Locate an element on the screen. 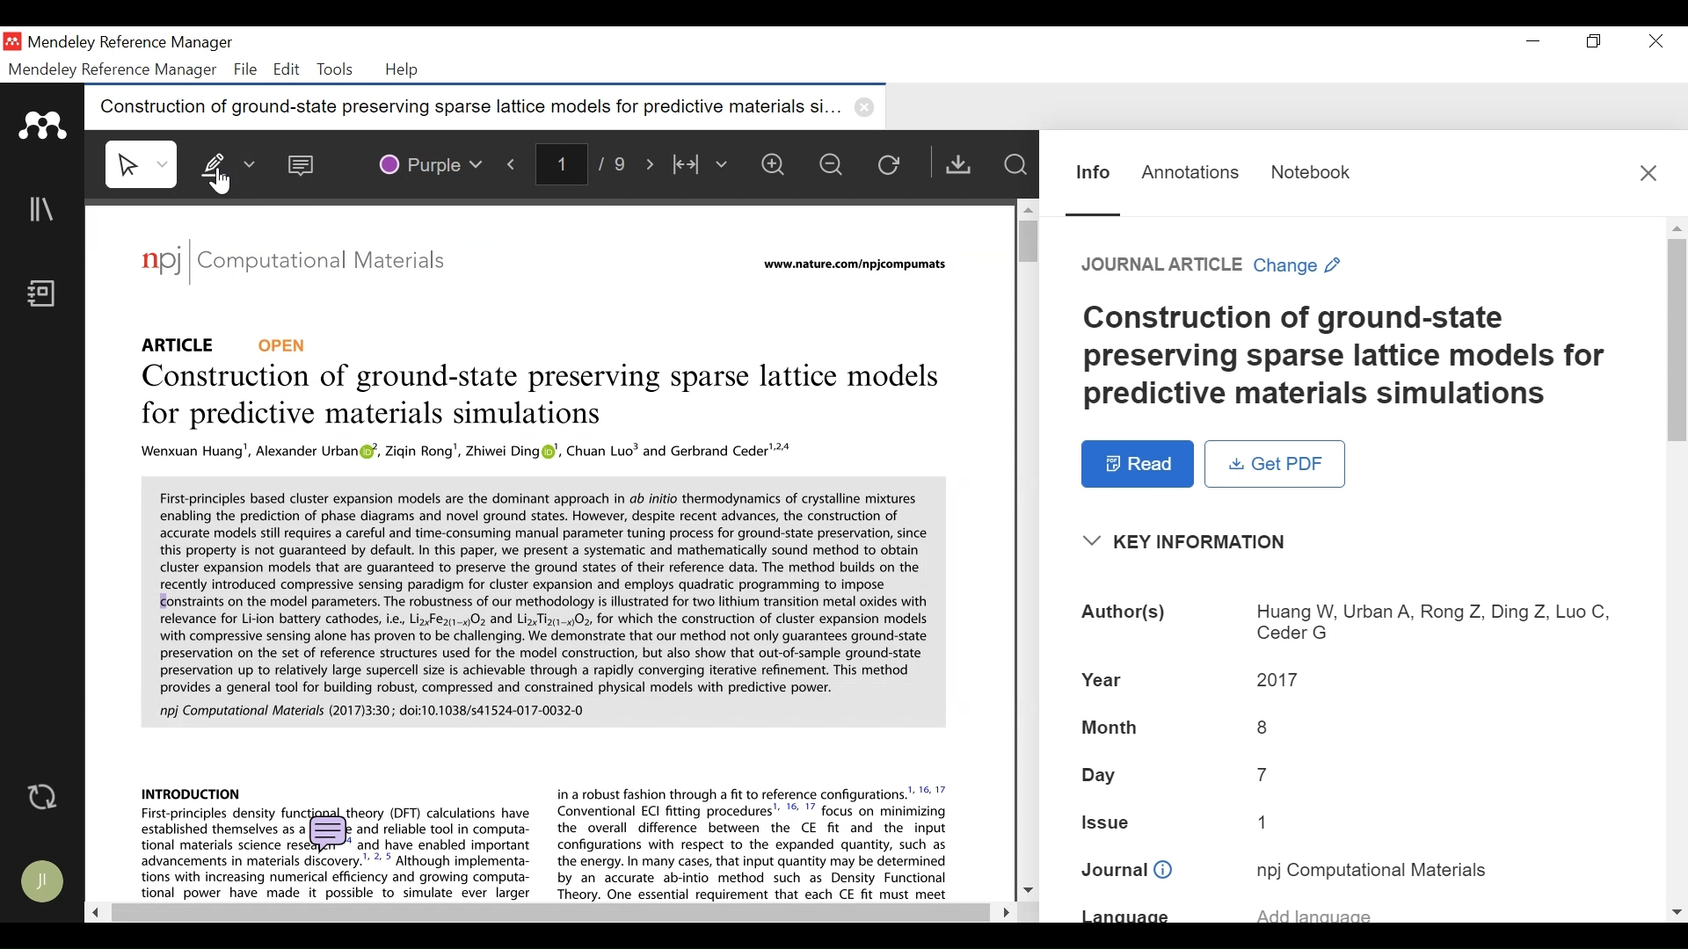 The height and width of the screenshot is (949, 1688). Sync is located at coordinates (44, 797).